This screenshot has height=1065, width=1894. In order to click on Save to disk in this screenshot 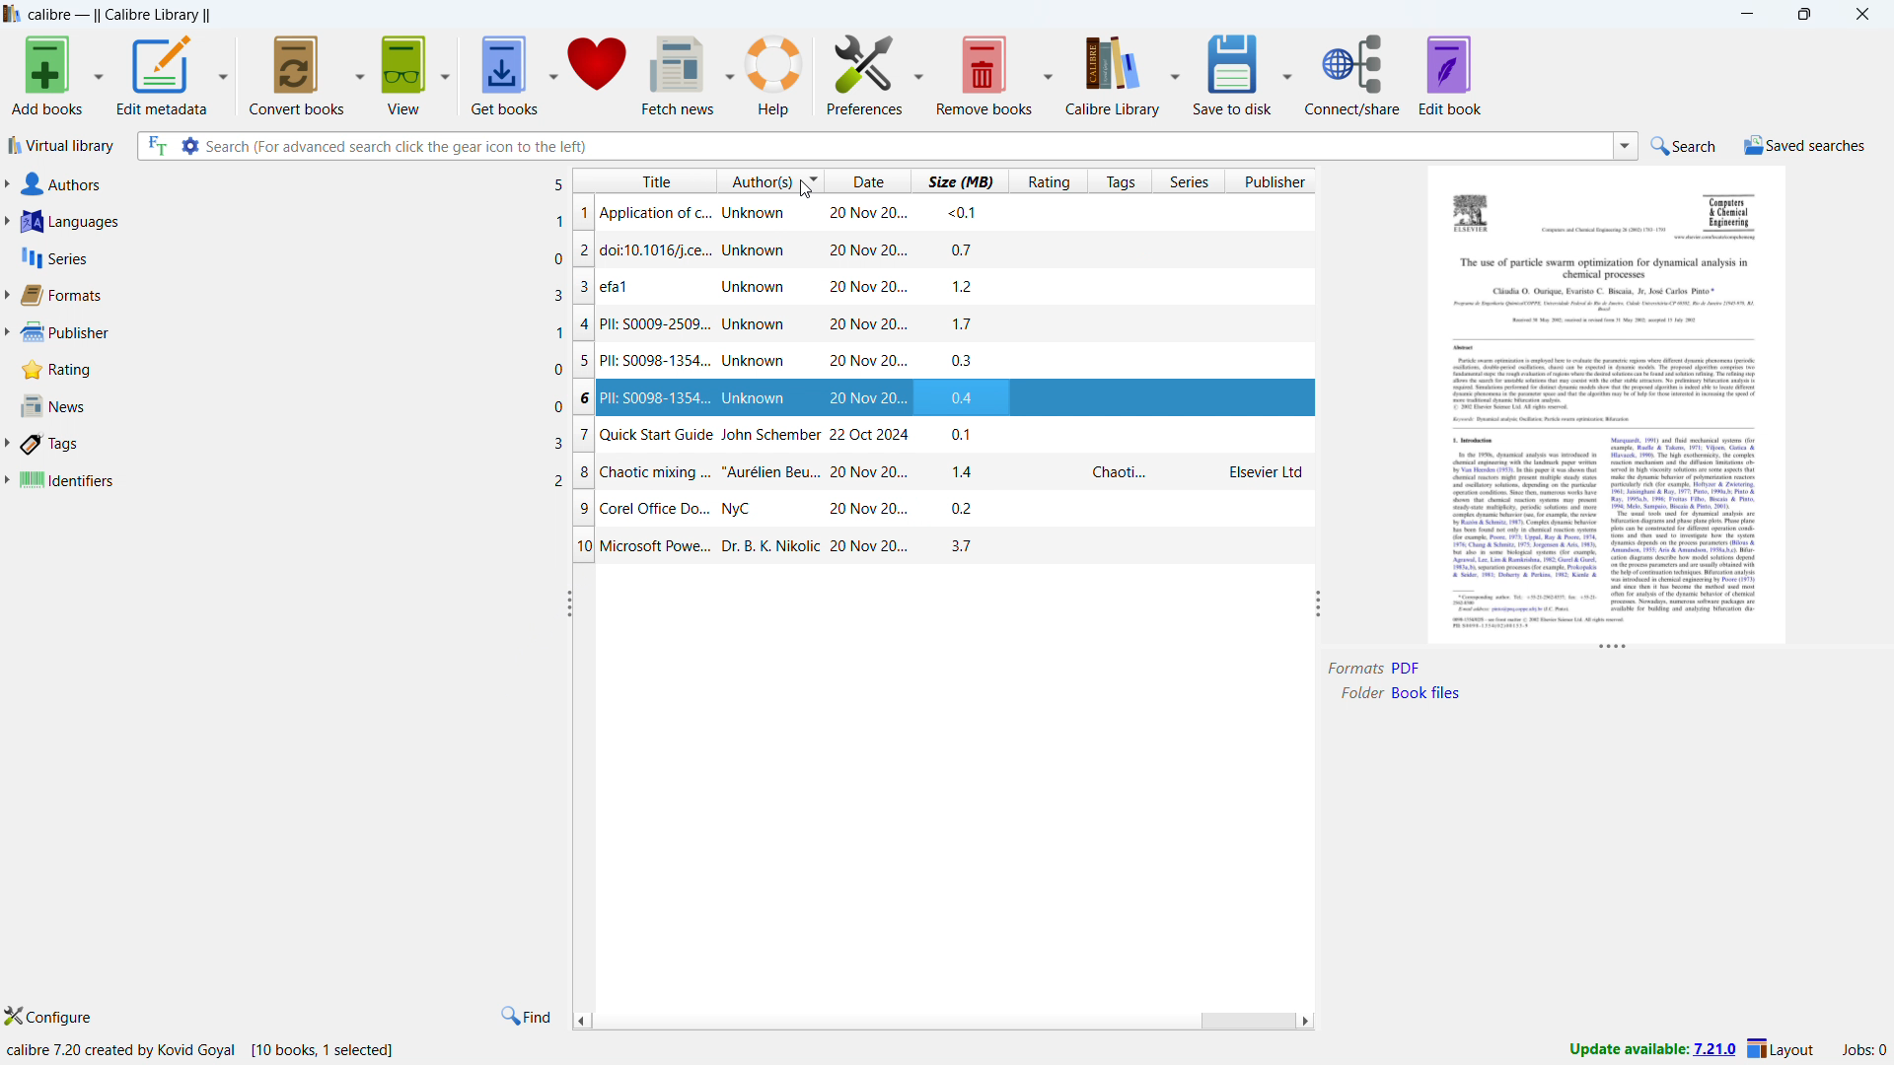, I will do `click(1233, 74)`.